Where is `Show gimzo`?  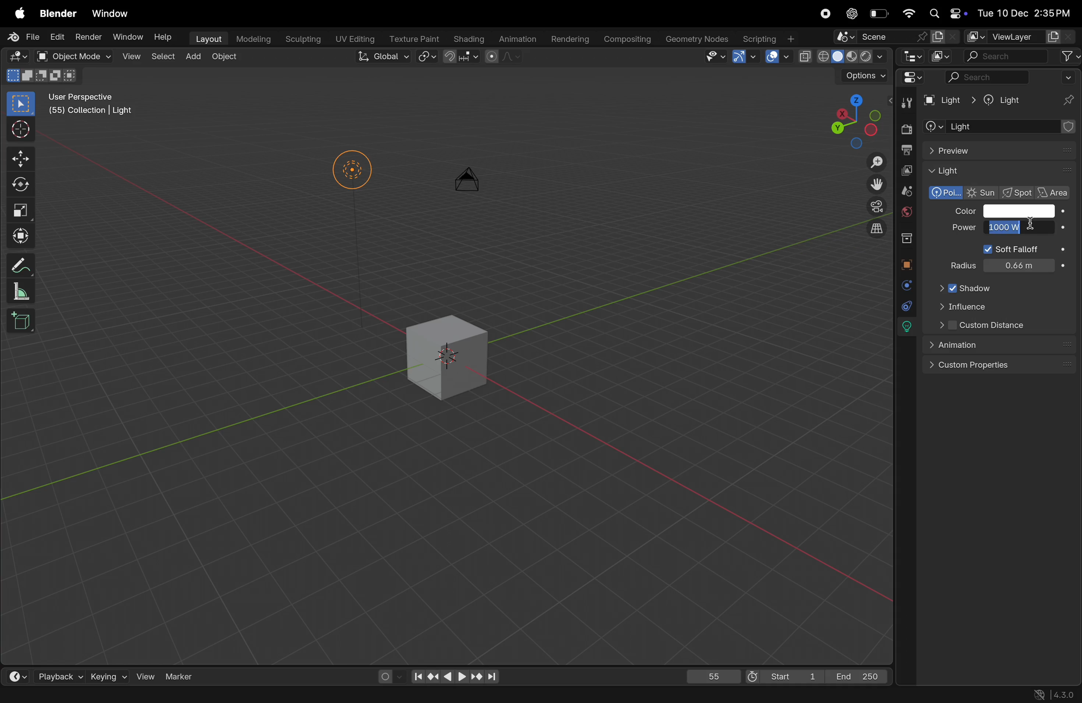
Show gimzo is located at coordinates (742, 56).